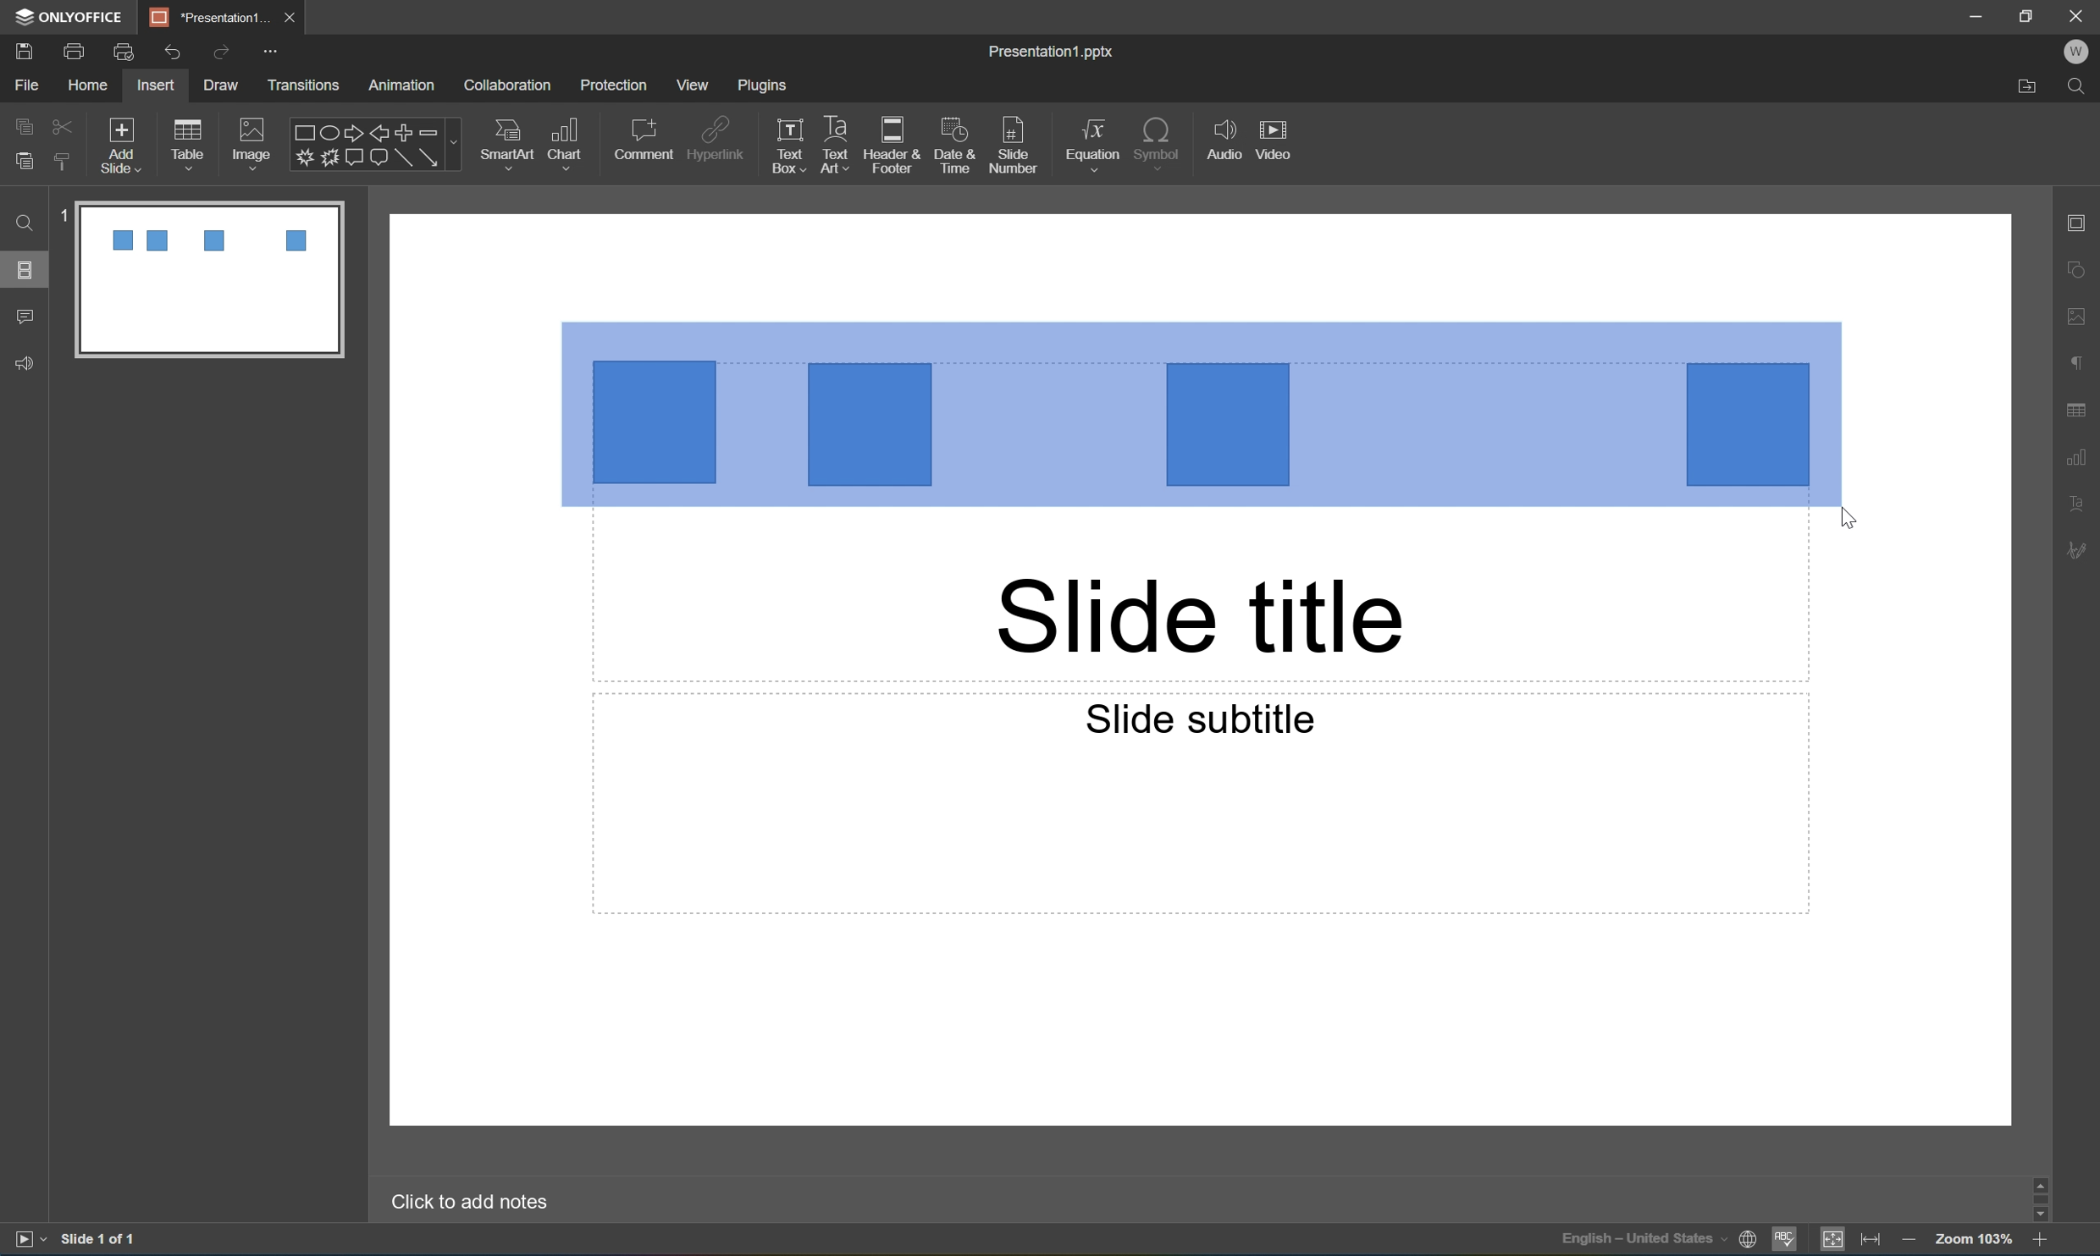  I want to click on restore down, so click(2029, 12).